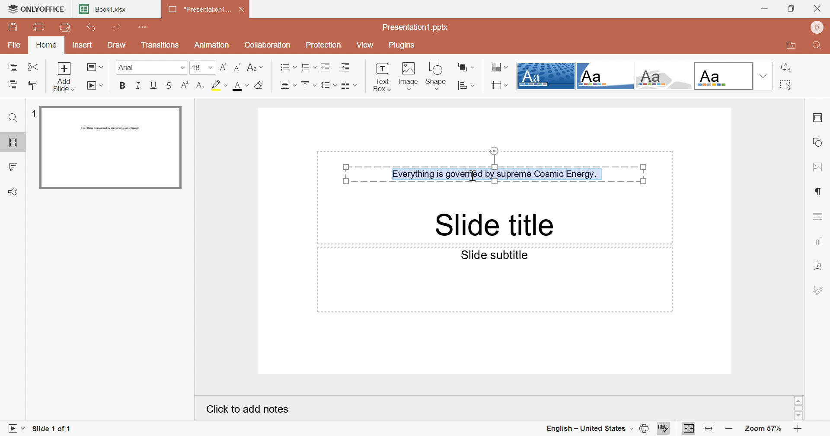  I want to click on Bold, so click(122, 86).